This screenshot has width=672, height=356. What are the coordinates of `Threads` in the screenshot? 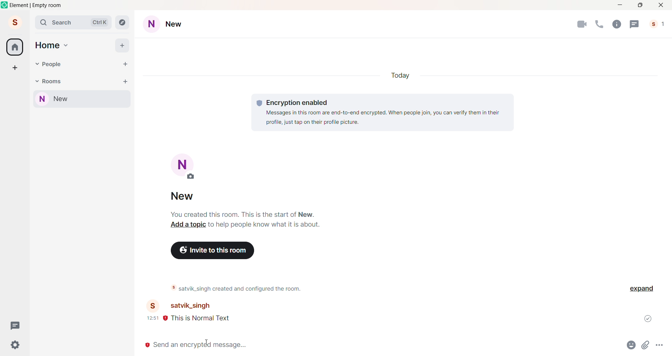 It's located at (635, 24).